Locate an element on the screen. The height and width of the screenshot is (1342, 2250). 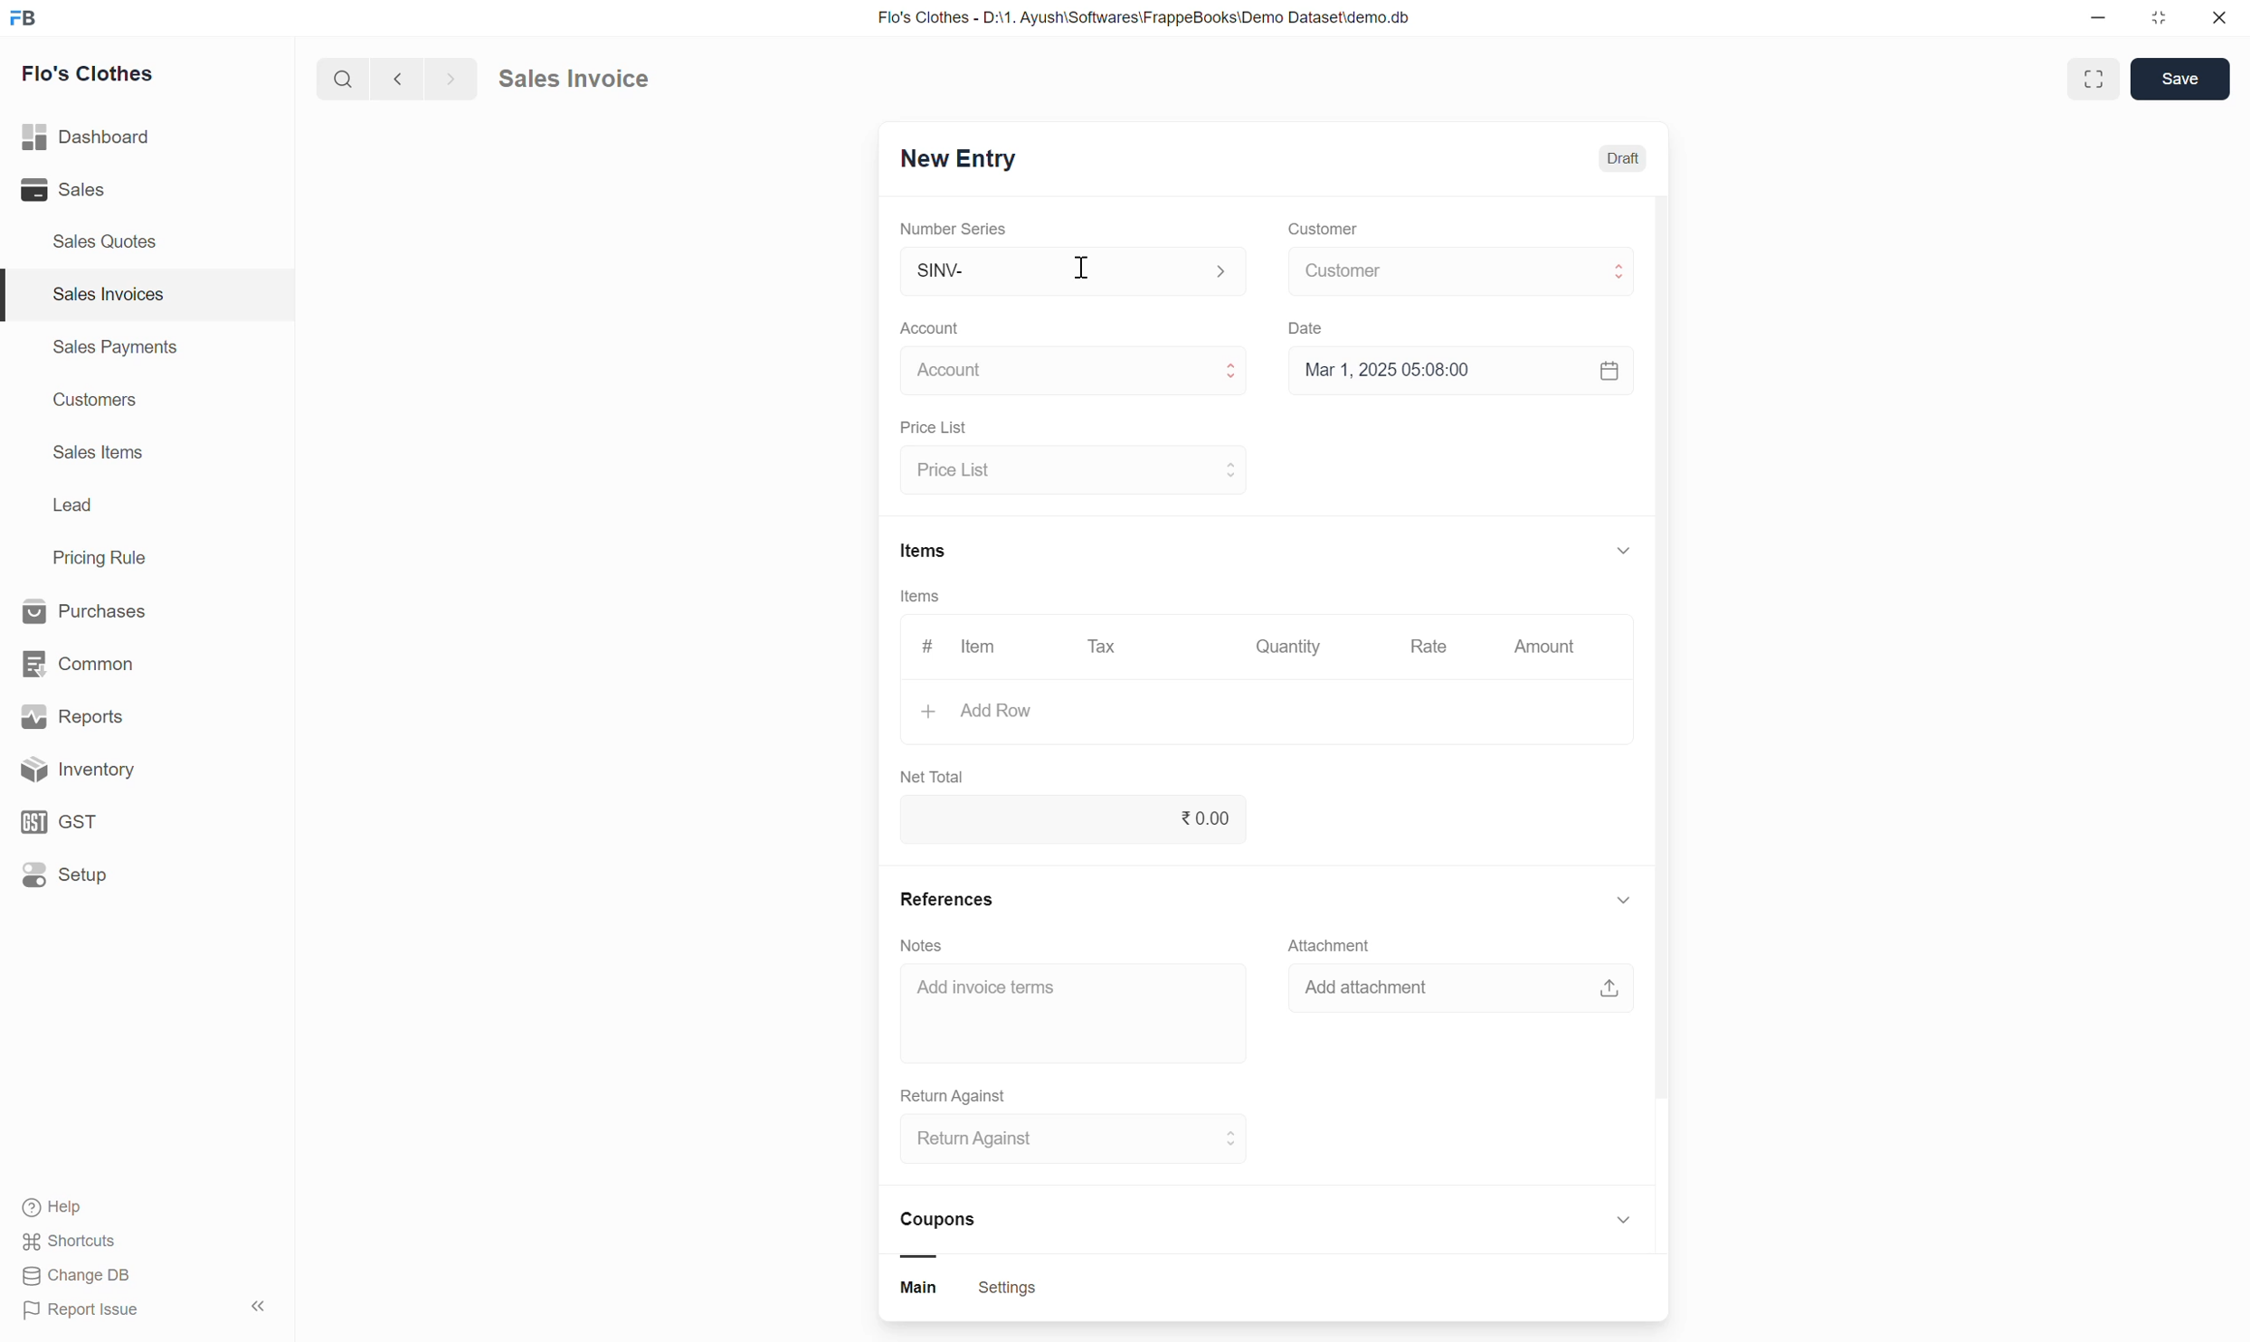
Sales  is located at coordinates (102, 191).